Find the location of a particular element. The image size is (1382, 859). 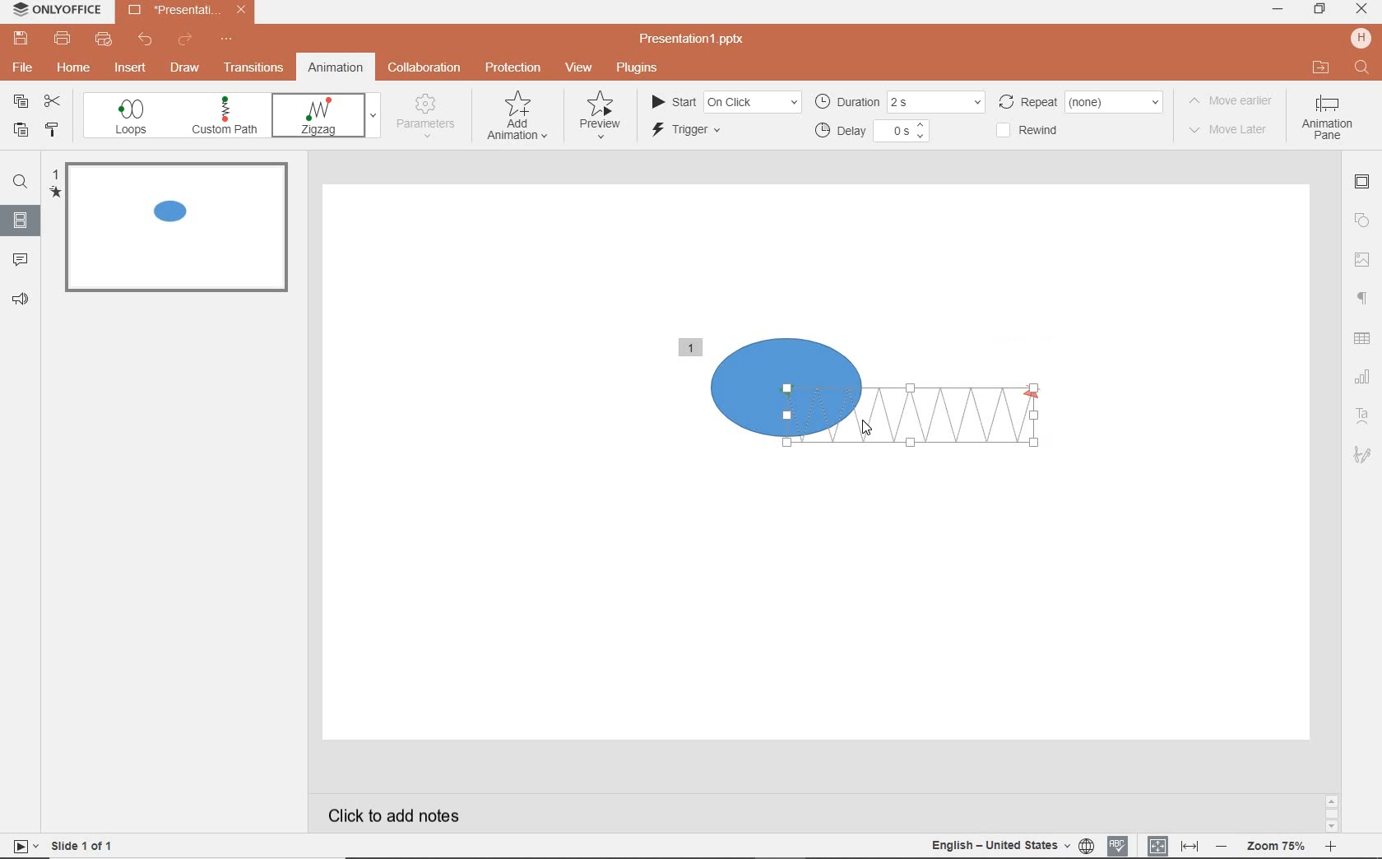

slide is located at coordinates (21, 221).